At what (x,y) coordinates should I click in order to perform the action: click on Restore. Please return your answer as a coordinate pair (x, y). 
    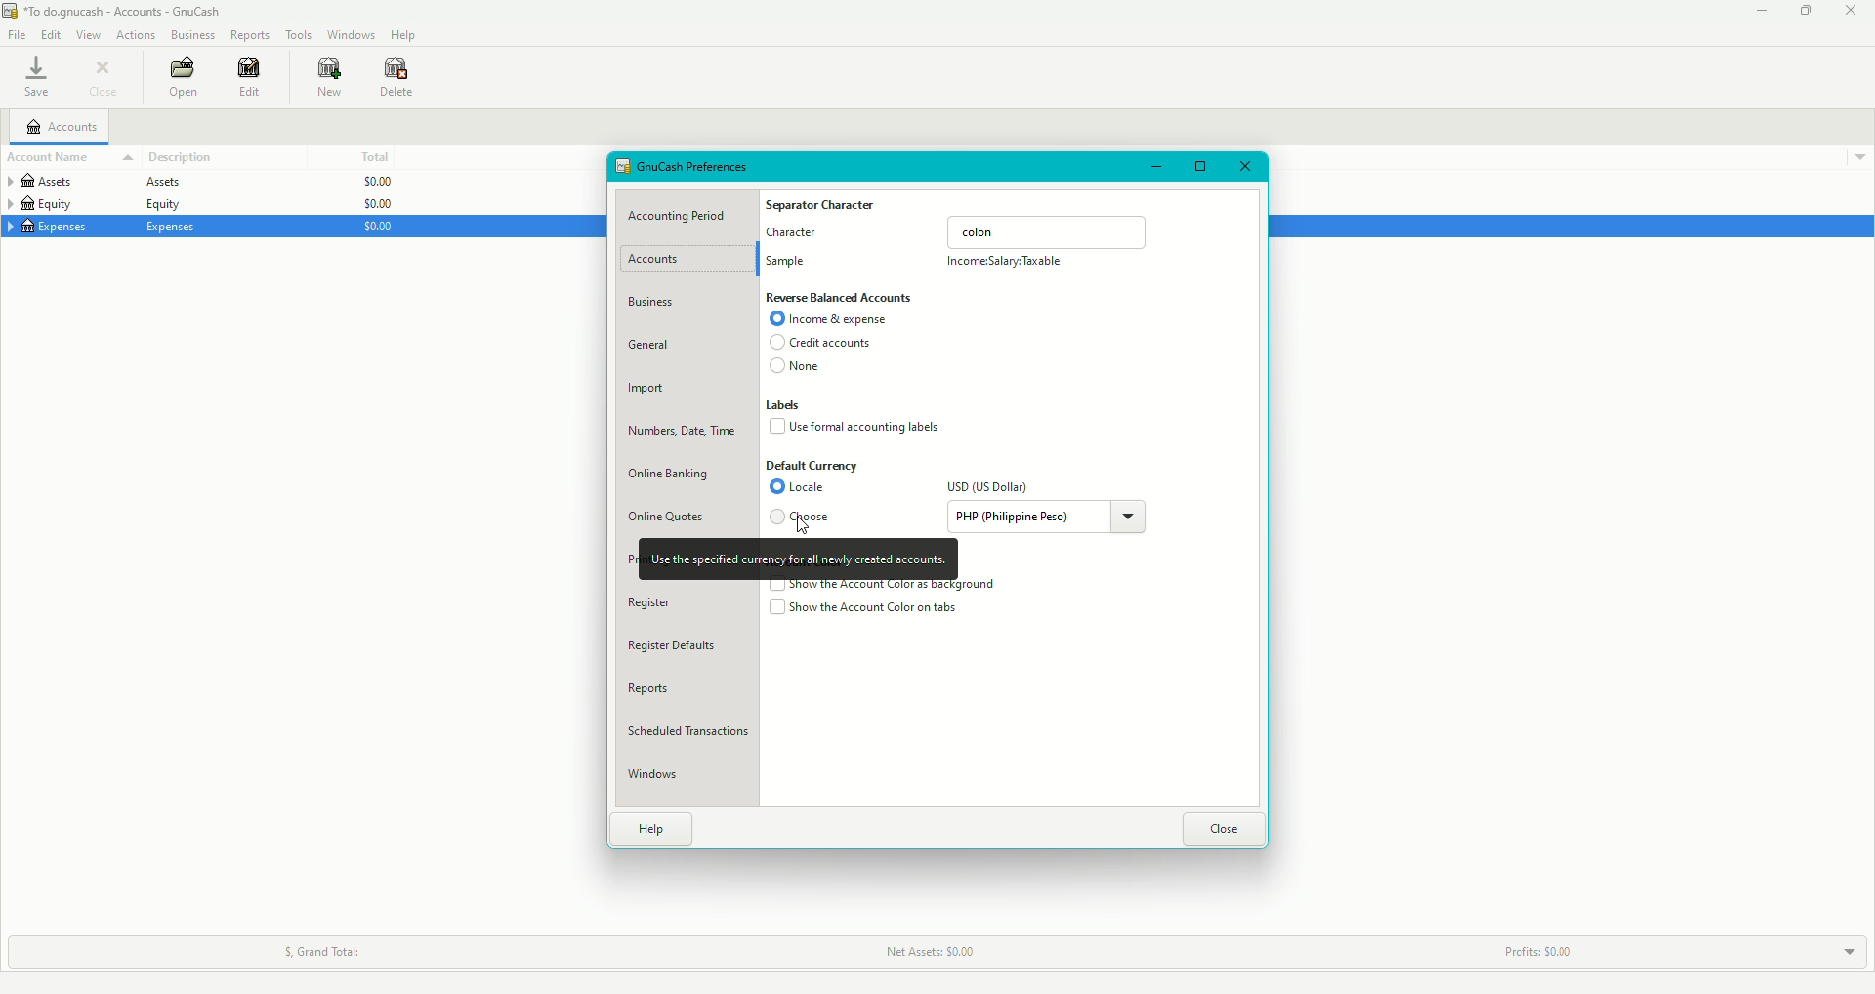
    Looking at the image, I should click on (1804, 12).